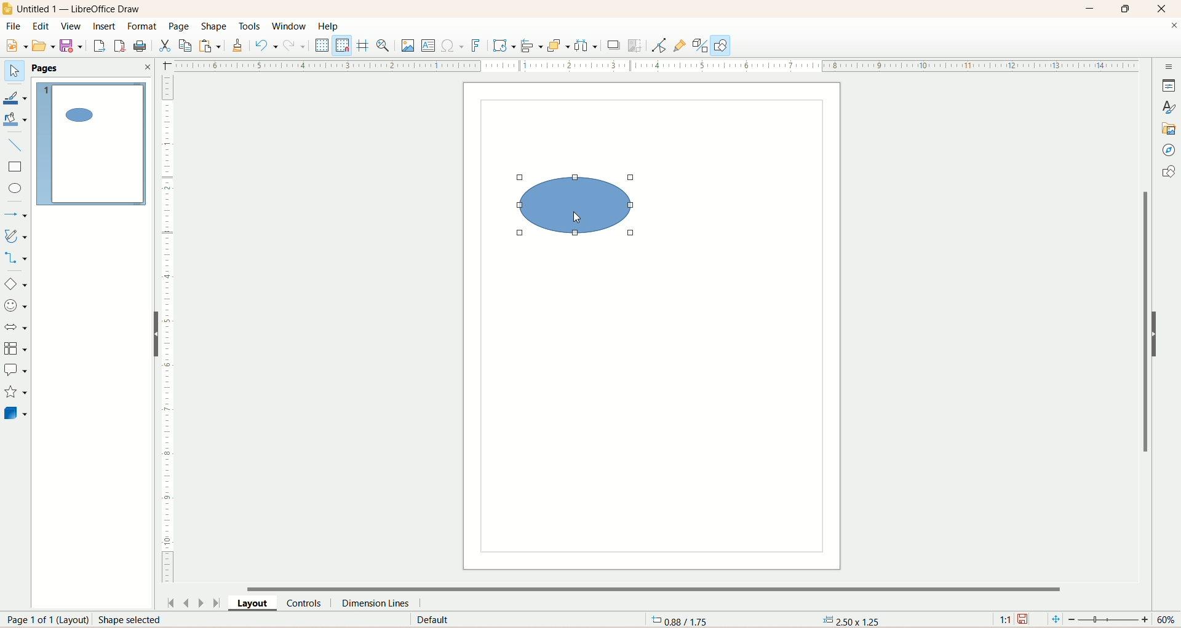  Describe the element at coordinates (431, 621) in the screenshot. I see `default` at that location.